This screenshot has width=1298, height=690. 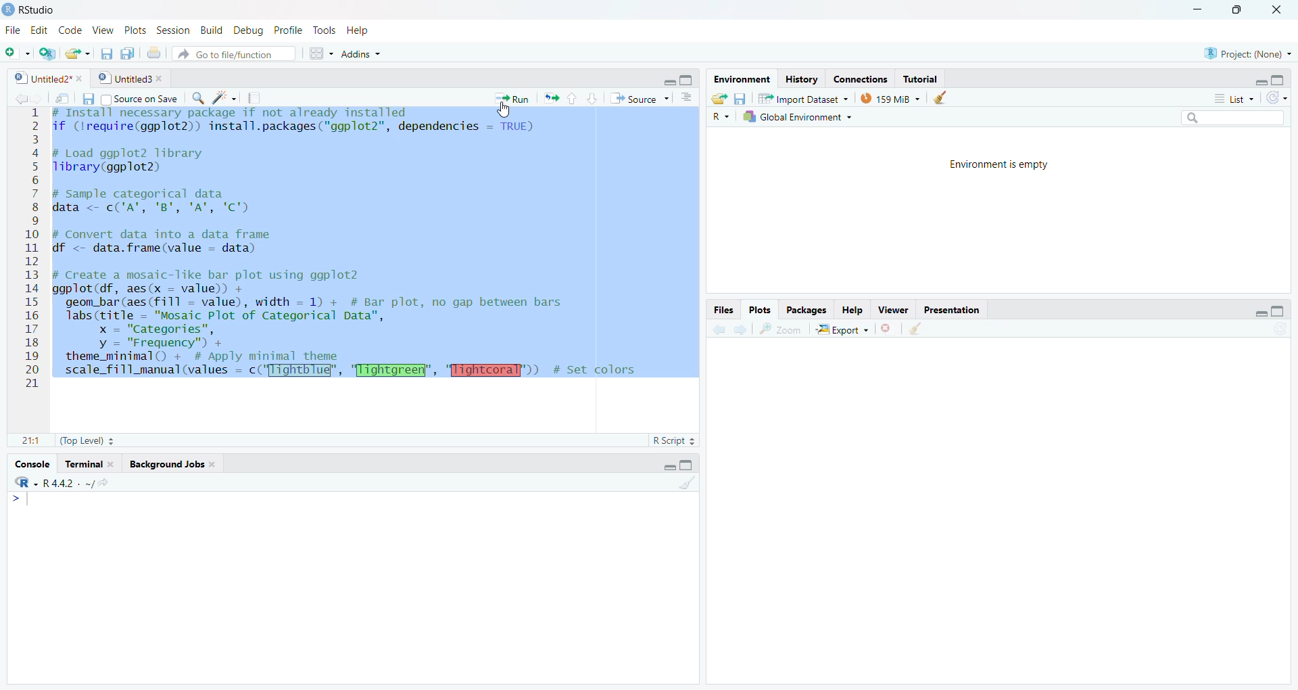 I want to click on Console, so click(x=32, y=463).